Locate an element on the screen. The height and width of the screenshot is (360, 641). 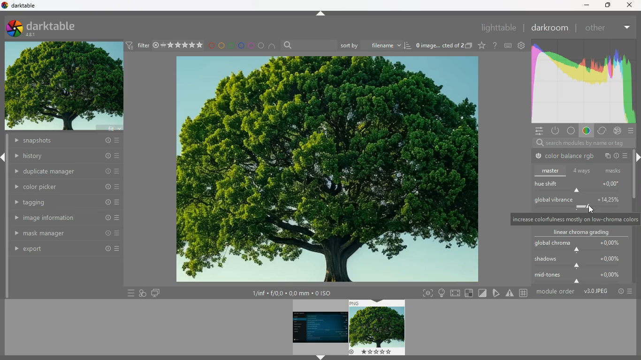
masks is located at coordinates (614, 171).